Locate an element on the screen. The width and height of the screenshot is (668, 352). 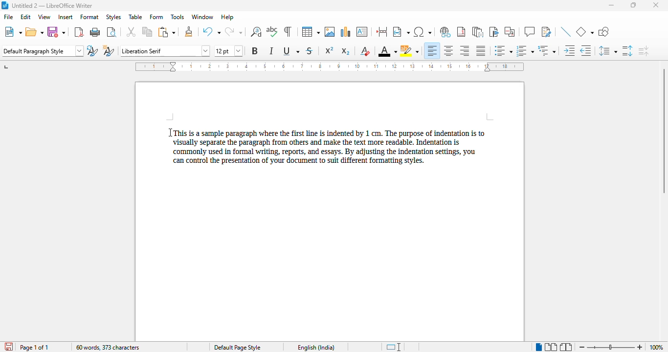
zoom in is located at coordinates (640, 348).